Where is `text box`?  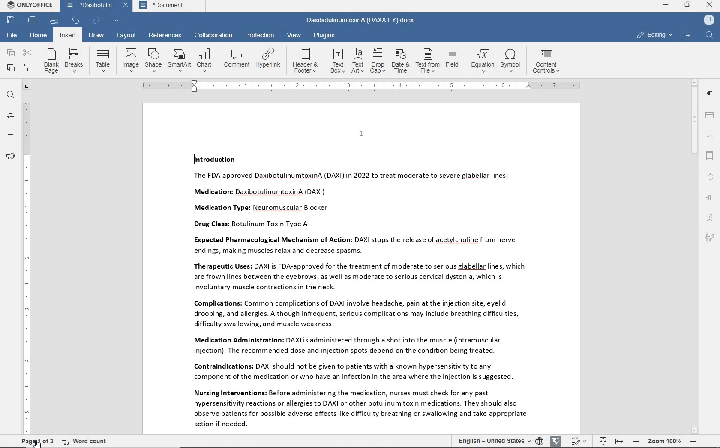
text box is located at coordinates (337, 61).